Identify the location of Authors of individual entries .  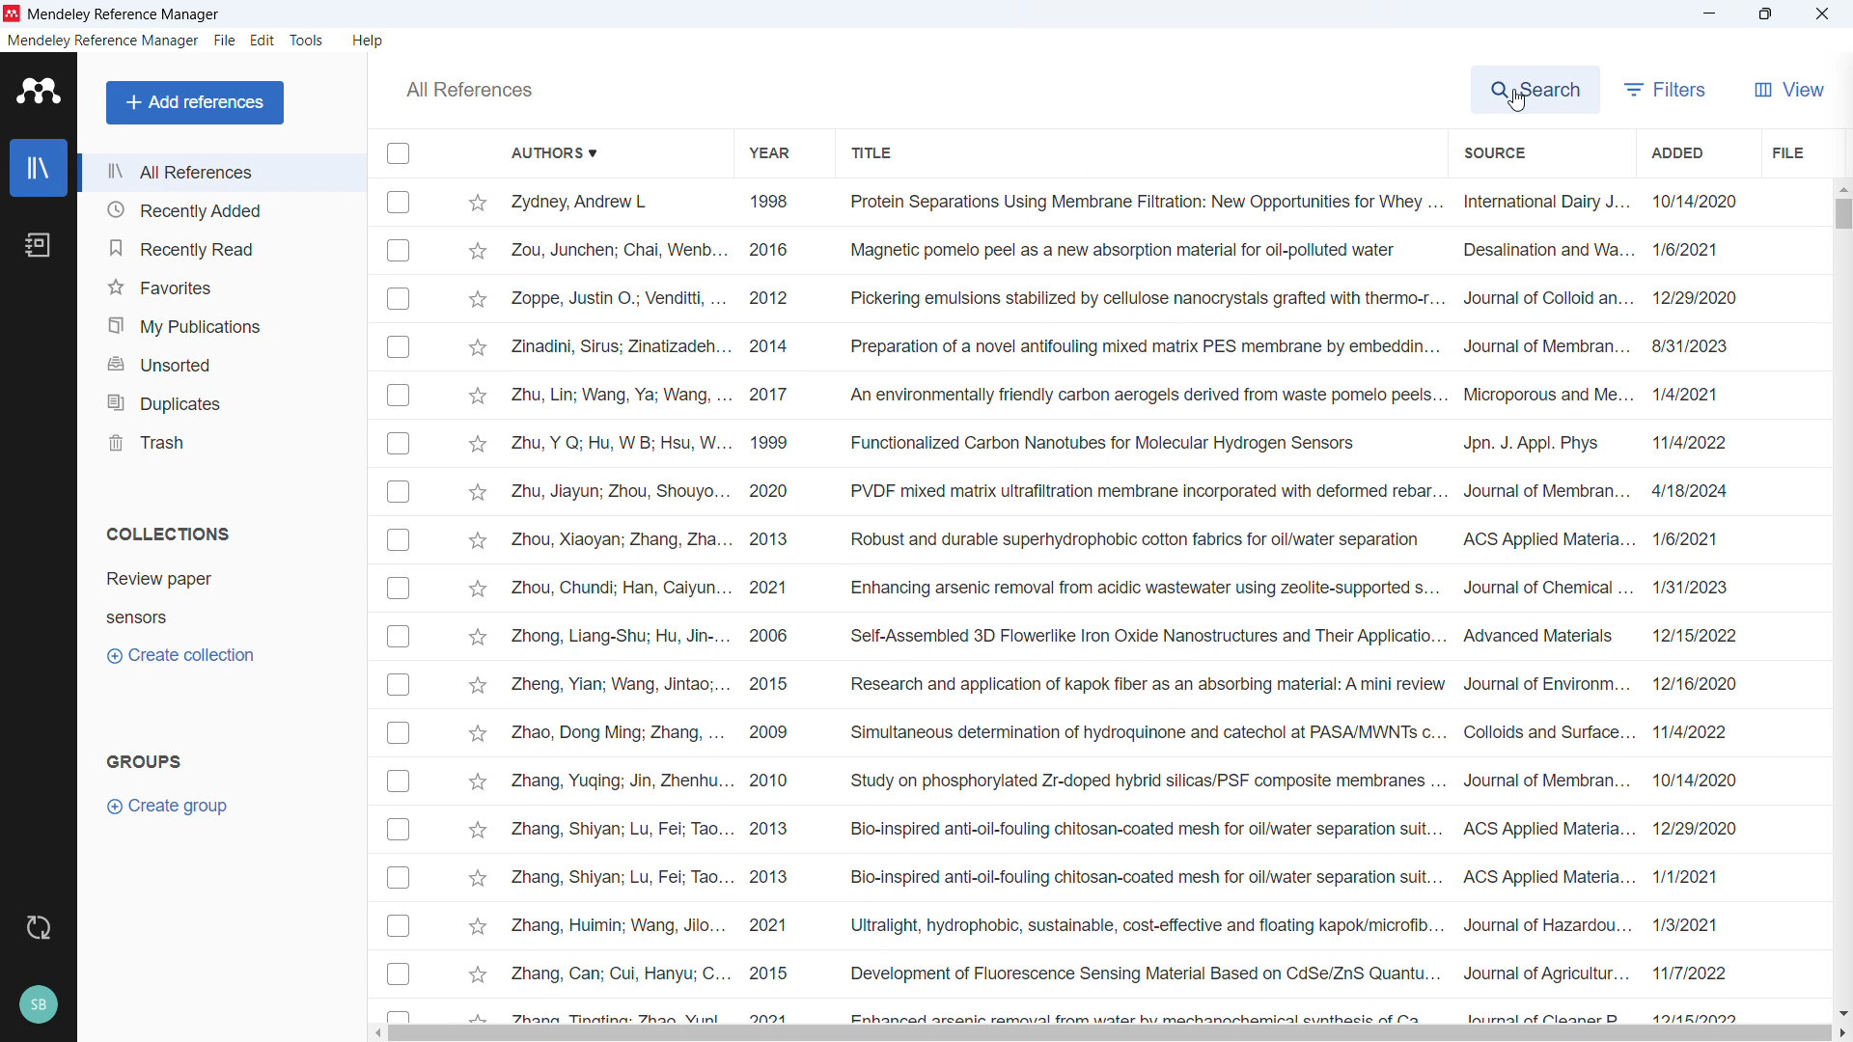
(622, 604).